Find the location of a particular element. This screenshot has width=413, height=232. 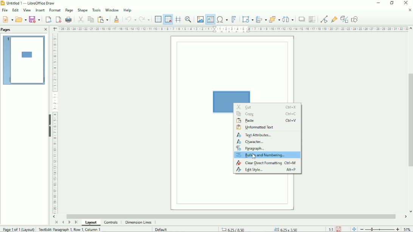

Edit style is located at coordinates (267, 170).